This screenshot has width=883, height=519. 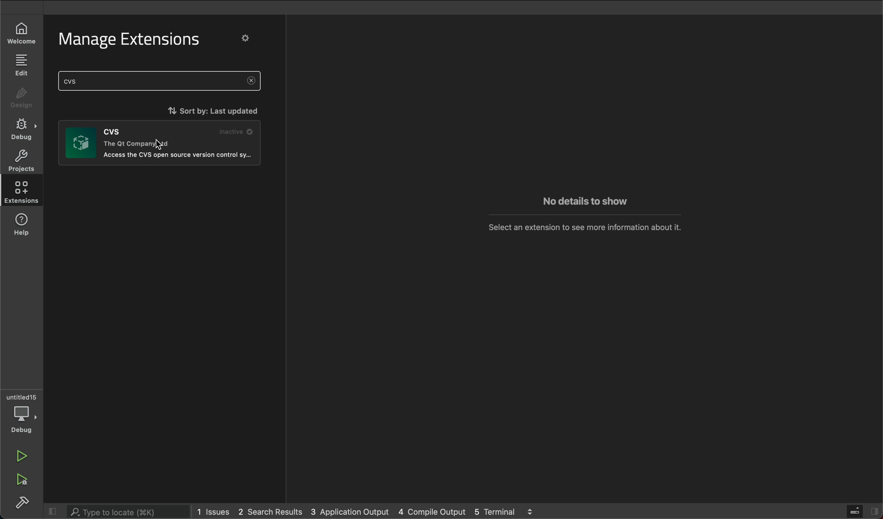 What do you see at coordinates (585, 226) in the screenshot?
I see `no extension message` at bounding box center [585, 226].